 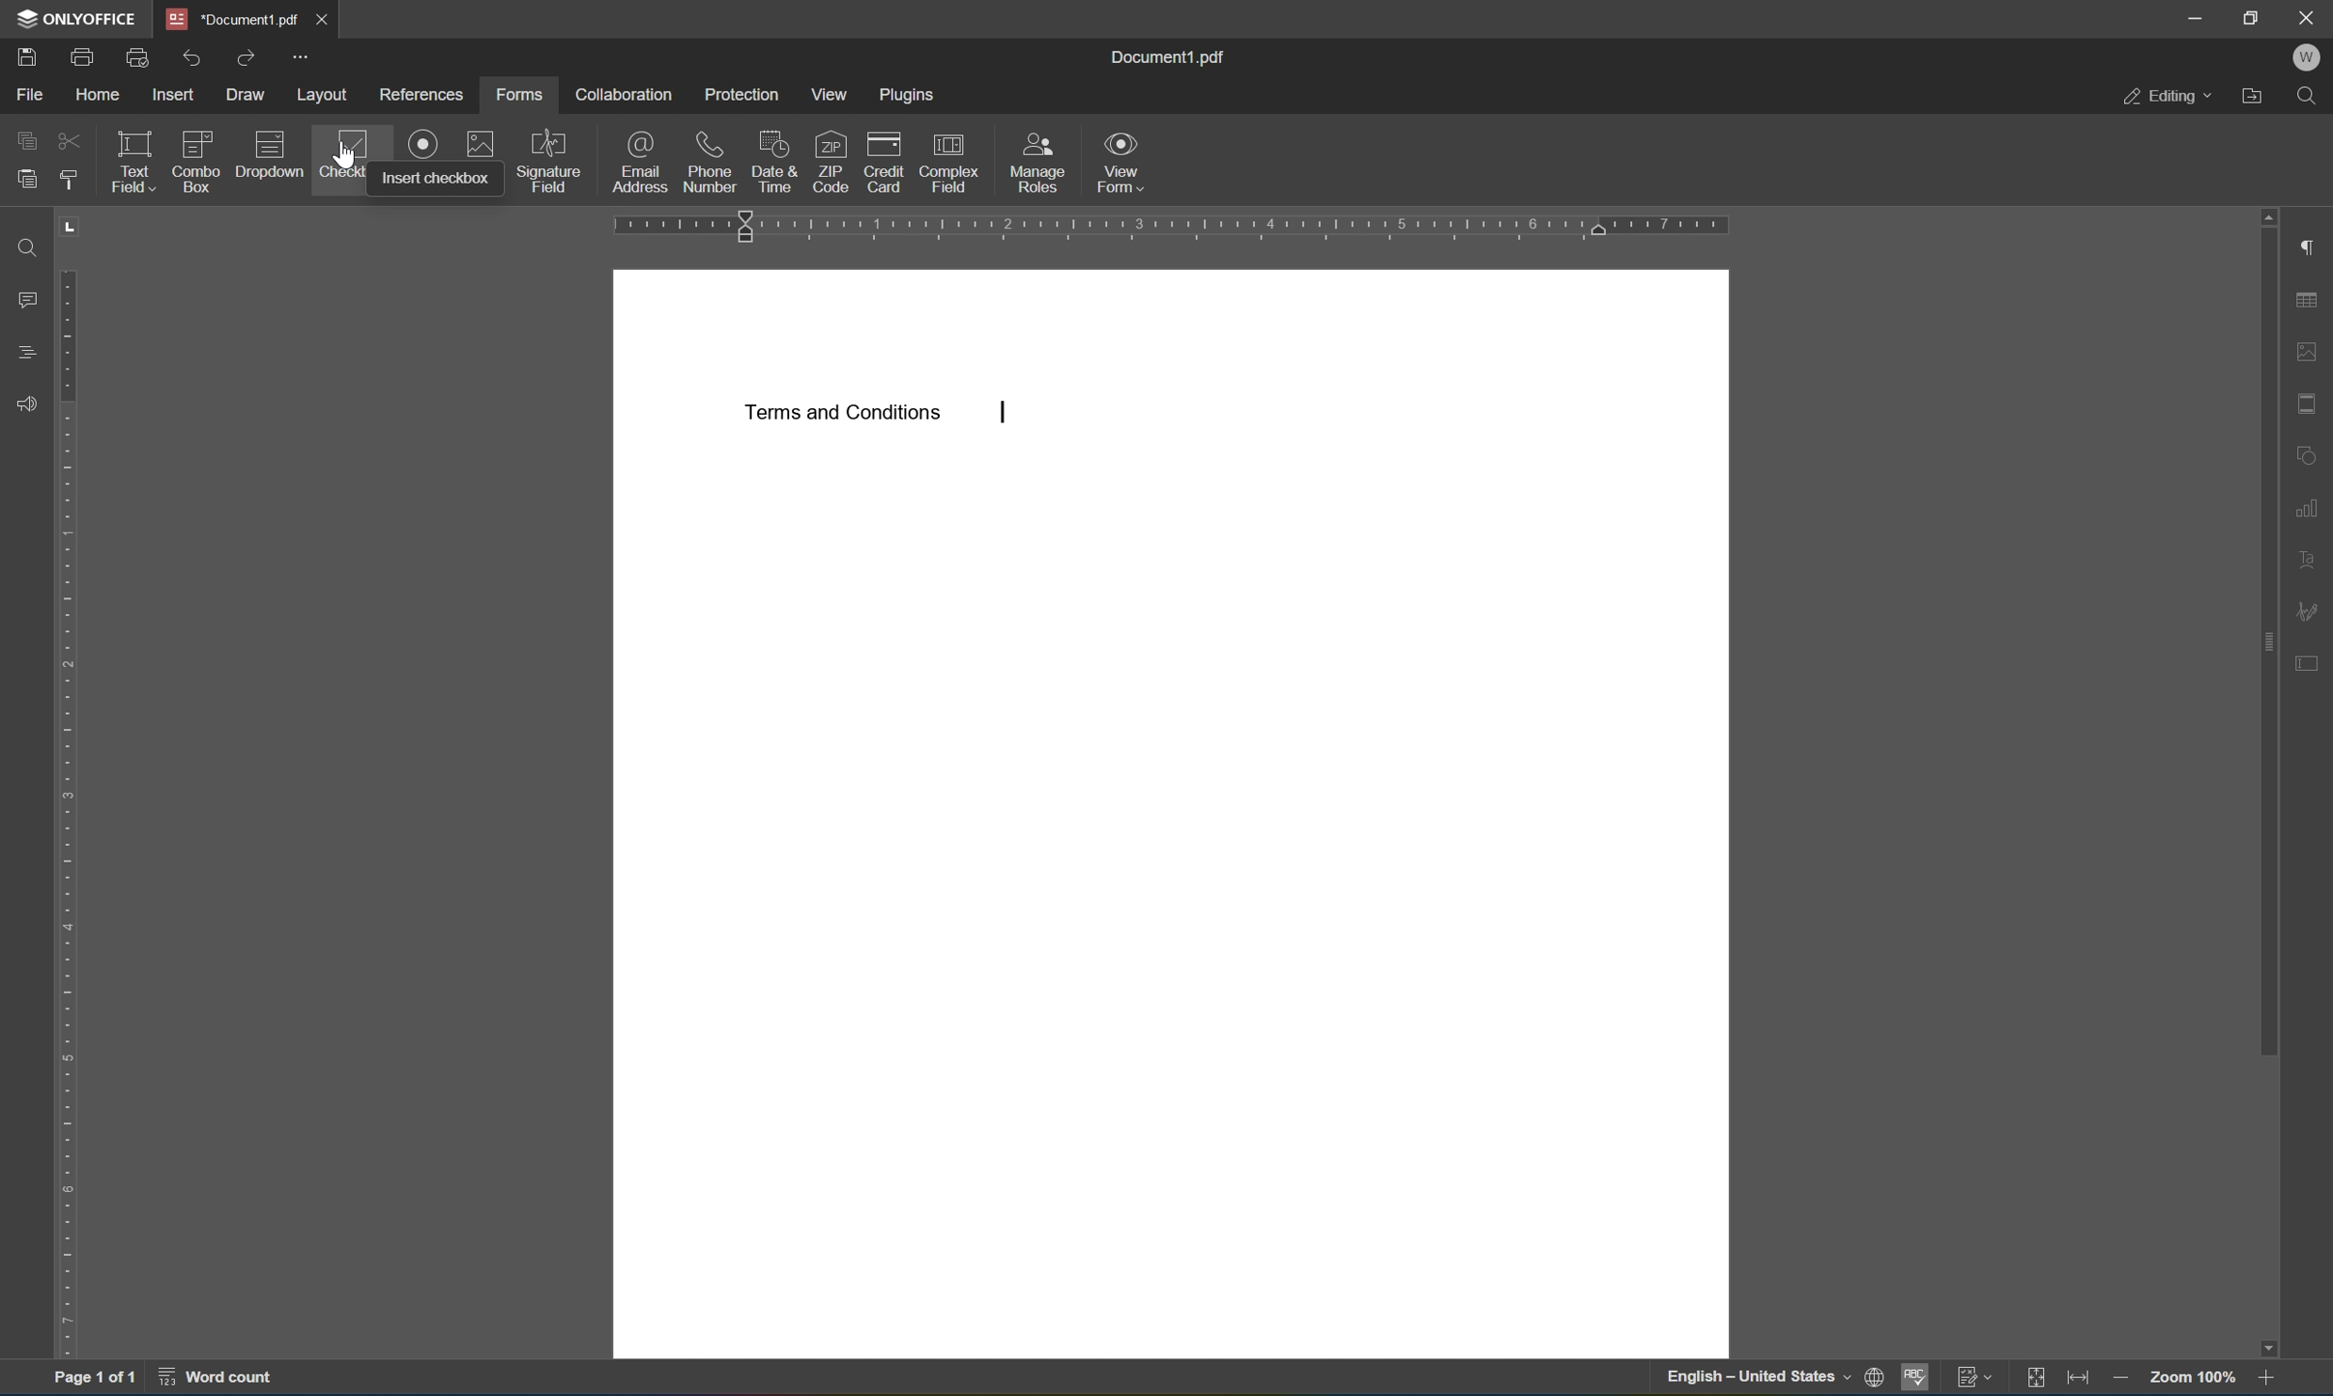 What do you see at coordinates (134, 162) in the screenshot?
I see `text field` at bounding box center [134, 162].